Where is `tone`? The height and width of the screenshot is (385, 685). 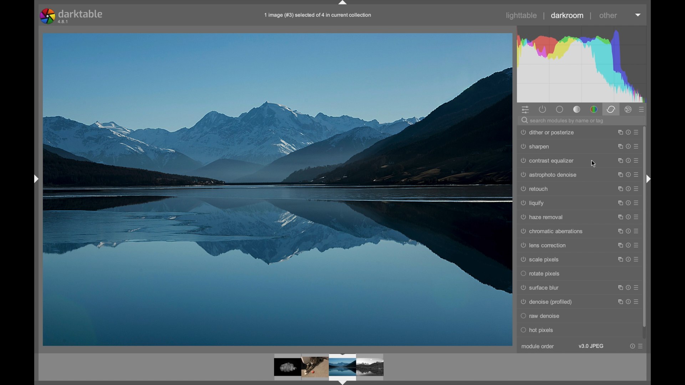 tone is located at coordinates (577, 109).